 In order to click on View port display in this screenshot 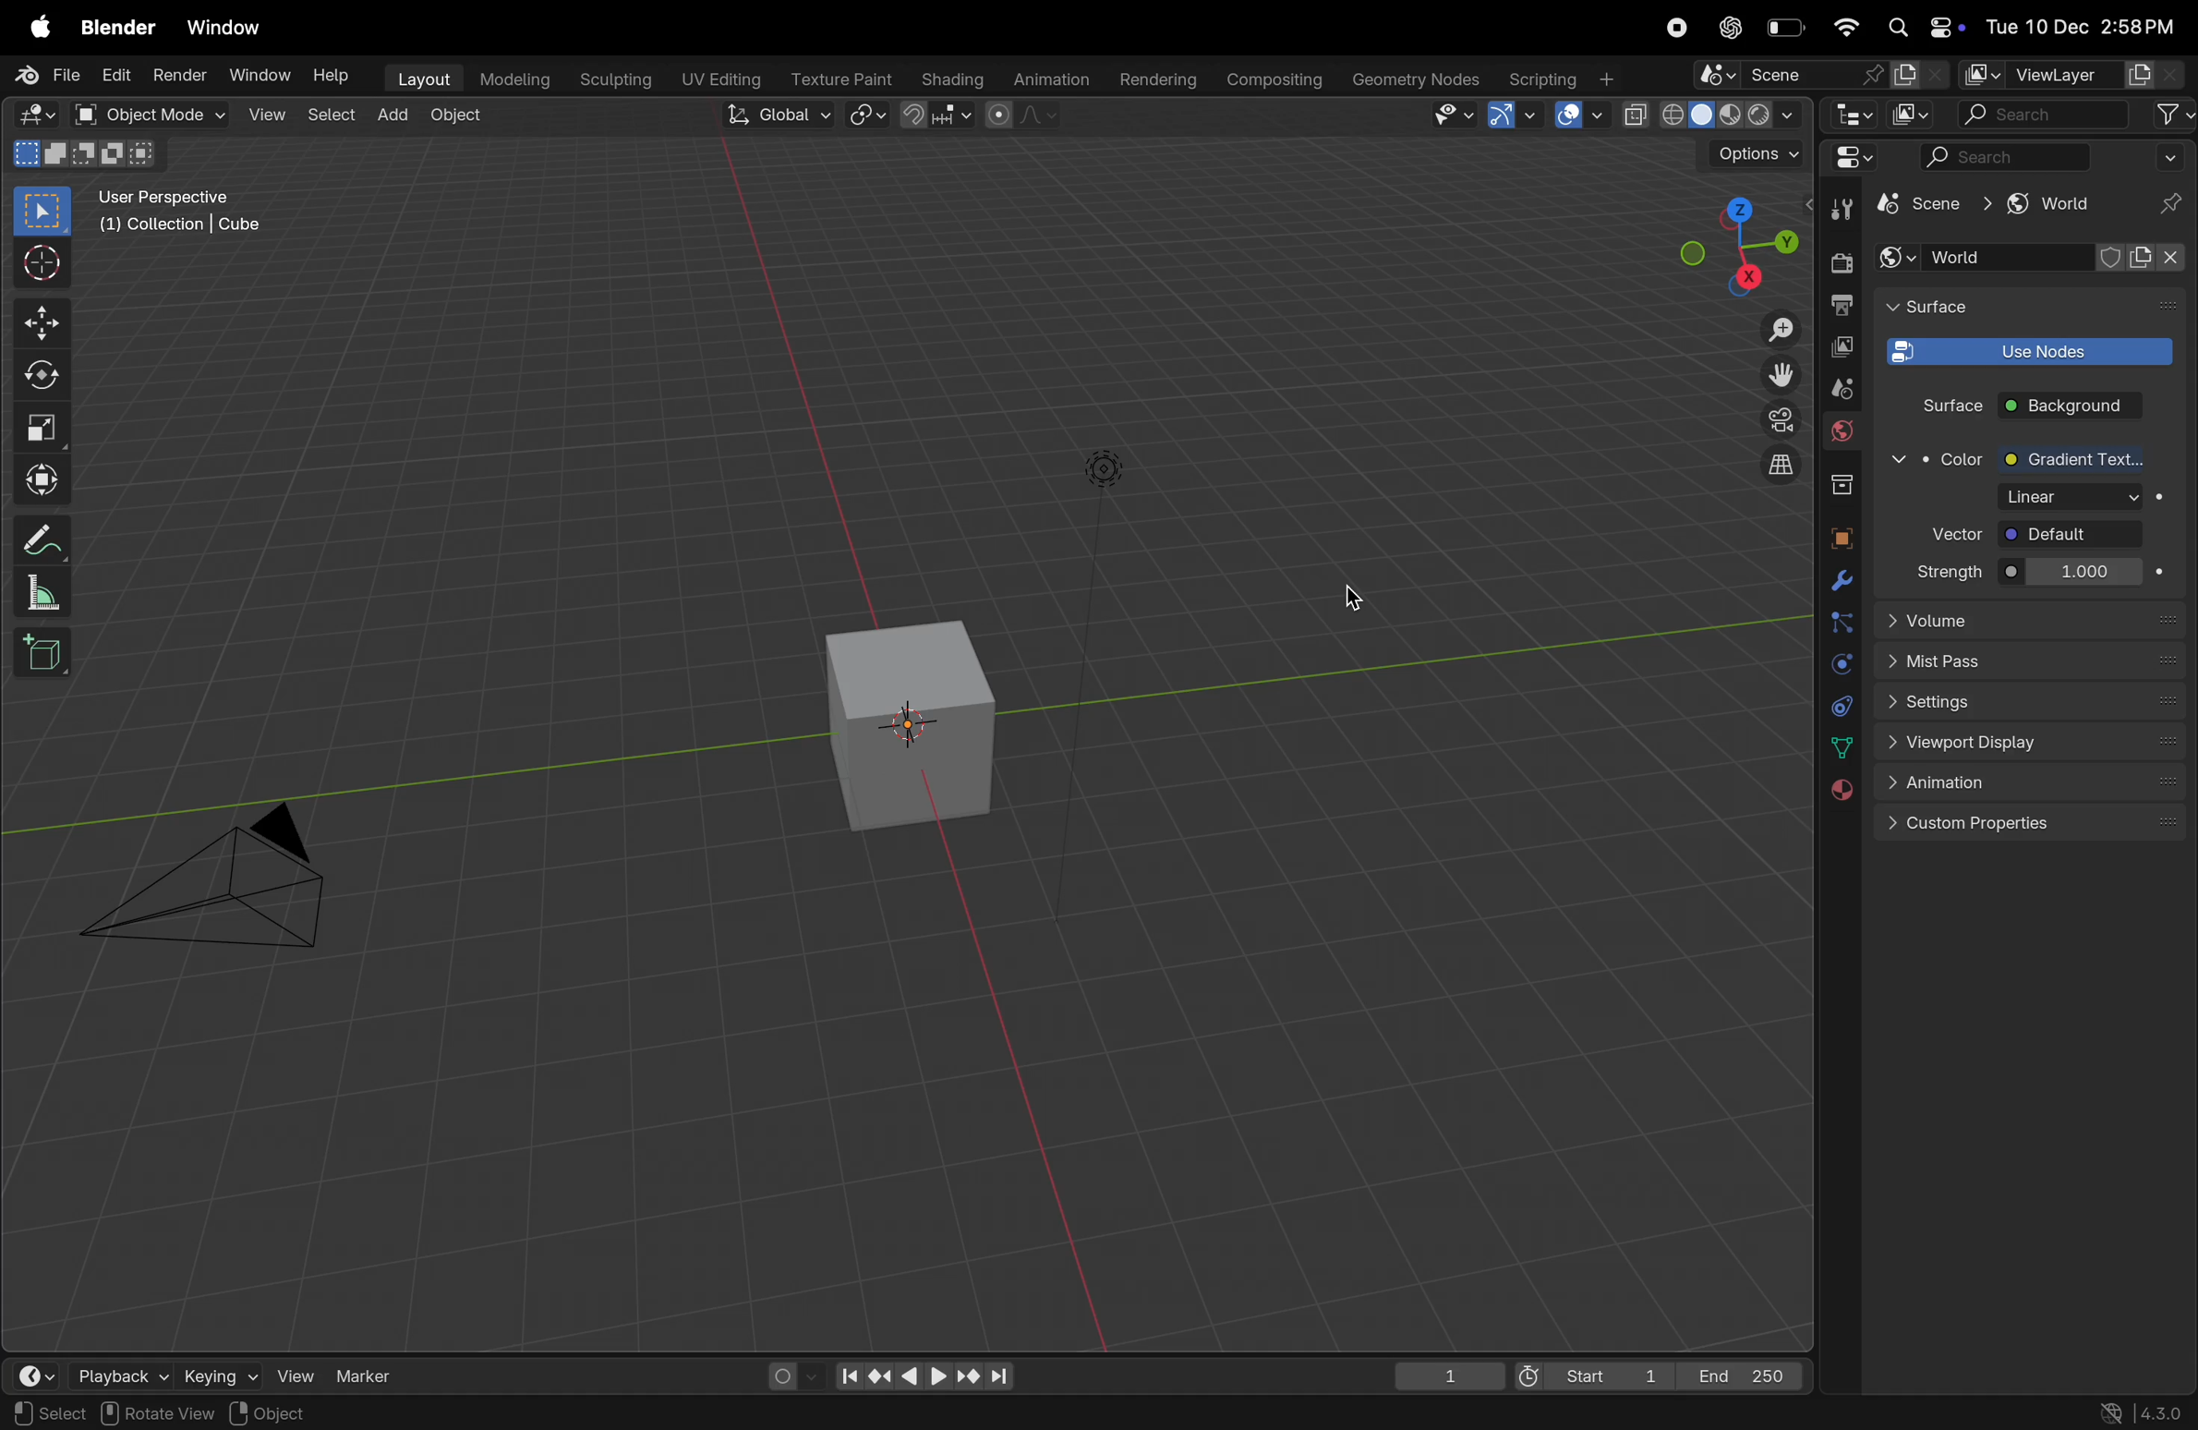, I will do `click(2033, 740)`.